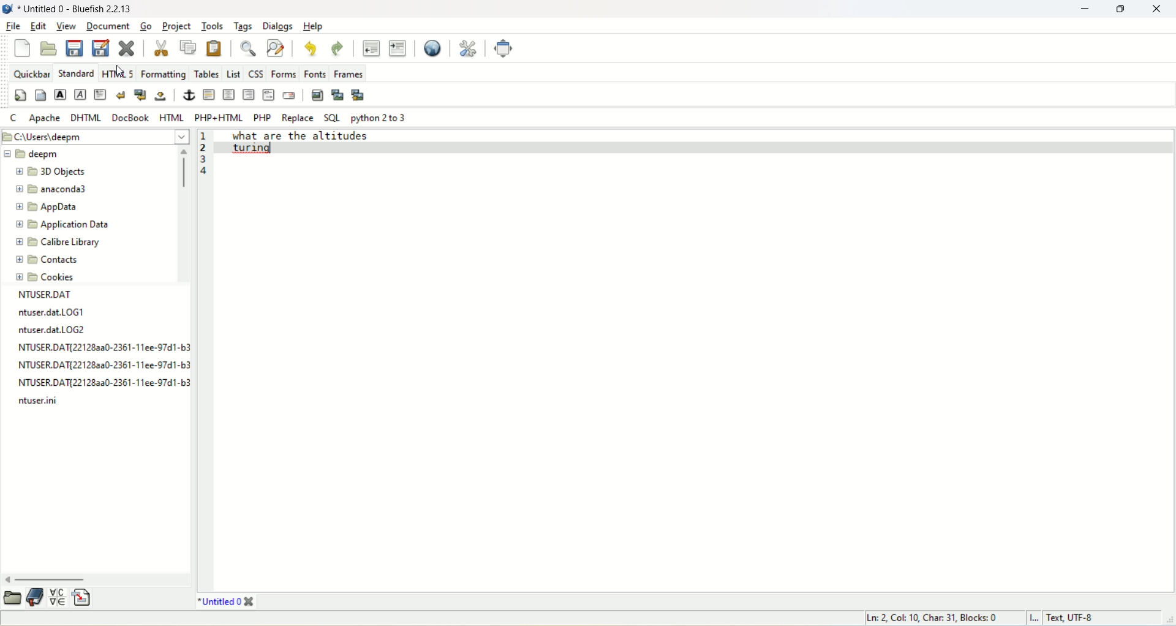 The width and height of the screenshot is (1176, 626). What do you see at coordinates (225, 603) in the screenshot?
I see `title` at bounding box center [225, 603].